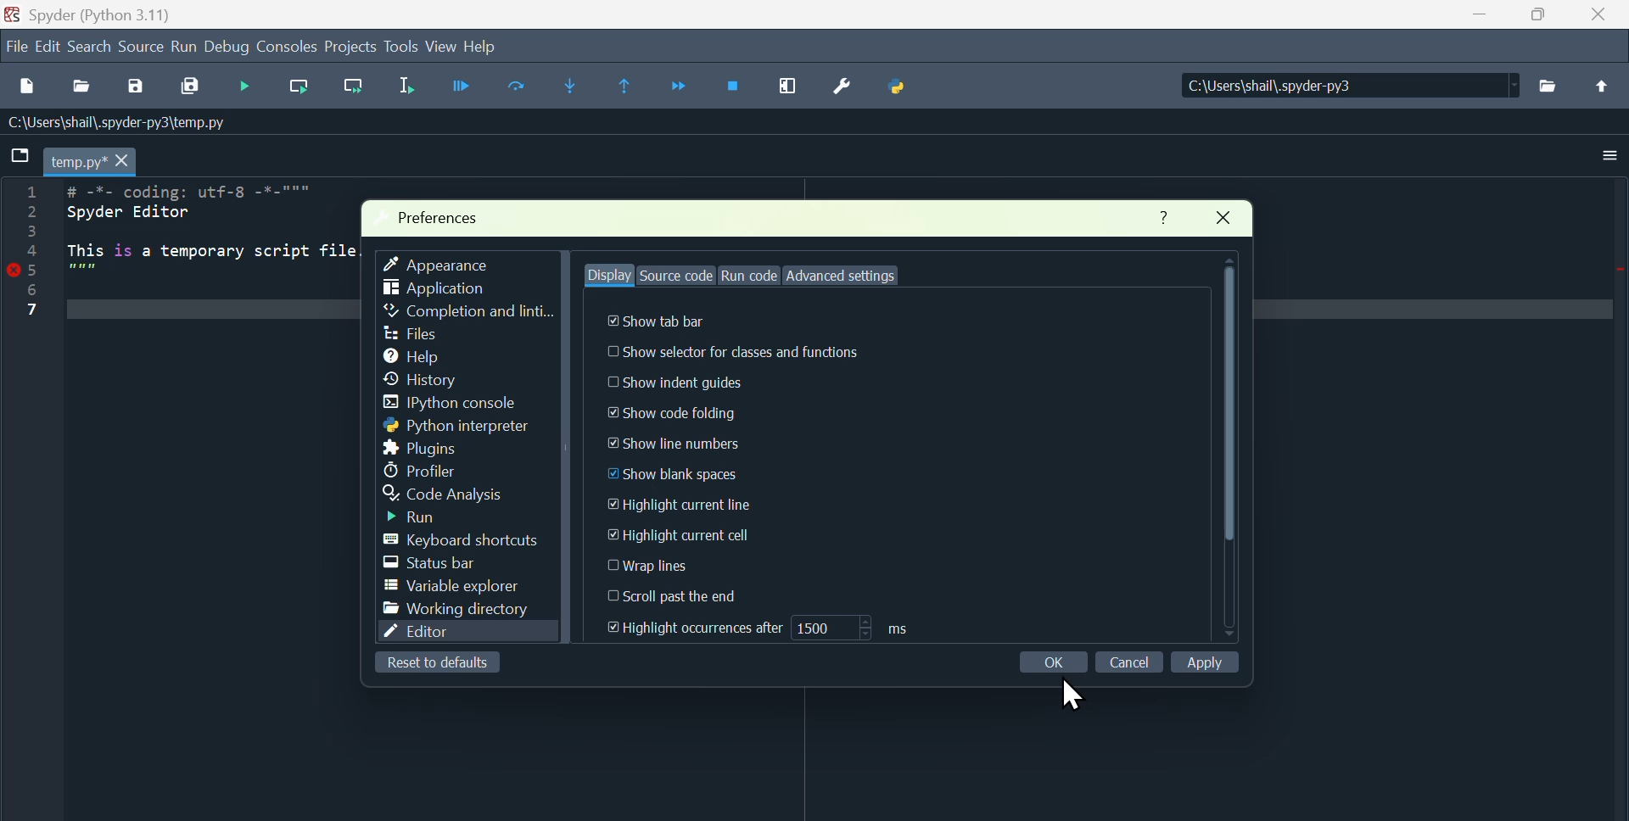  I want to click on Run current line, so click(302, 87).